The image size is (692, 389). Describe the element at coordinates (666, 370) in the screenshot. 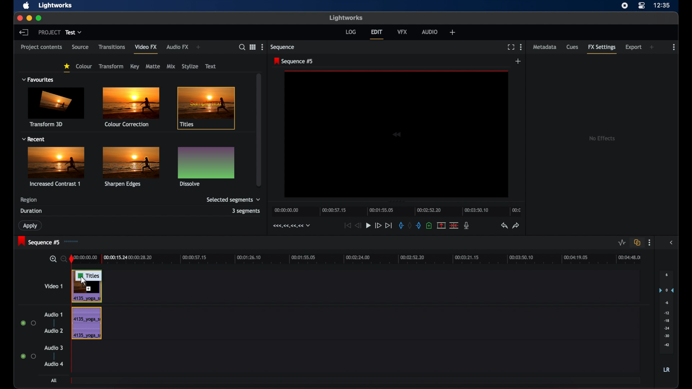

I see `lr` at that location.